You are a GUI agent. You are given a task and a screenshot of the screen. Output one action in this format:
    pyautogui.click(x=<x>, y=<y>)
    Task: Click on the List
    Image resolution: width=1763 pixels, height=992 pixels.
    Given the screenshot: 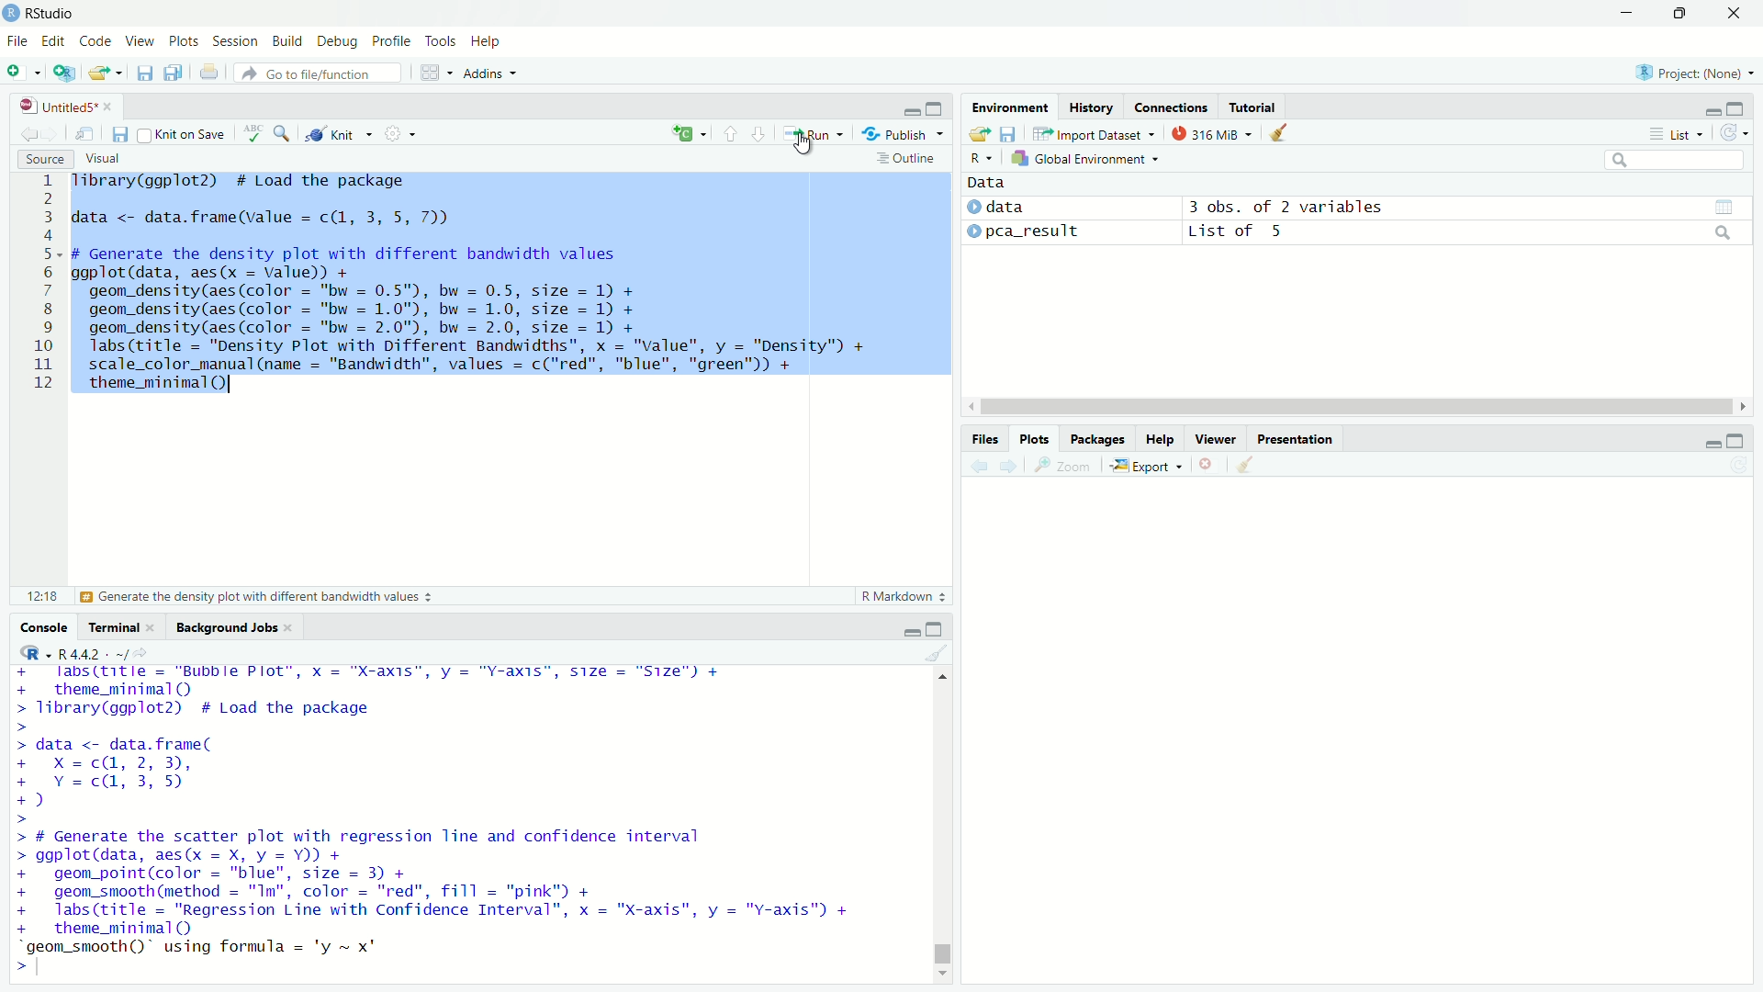 What is the action you would take?
    pyautogui.click(x=1677, y=133)
    